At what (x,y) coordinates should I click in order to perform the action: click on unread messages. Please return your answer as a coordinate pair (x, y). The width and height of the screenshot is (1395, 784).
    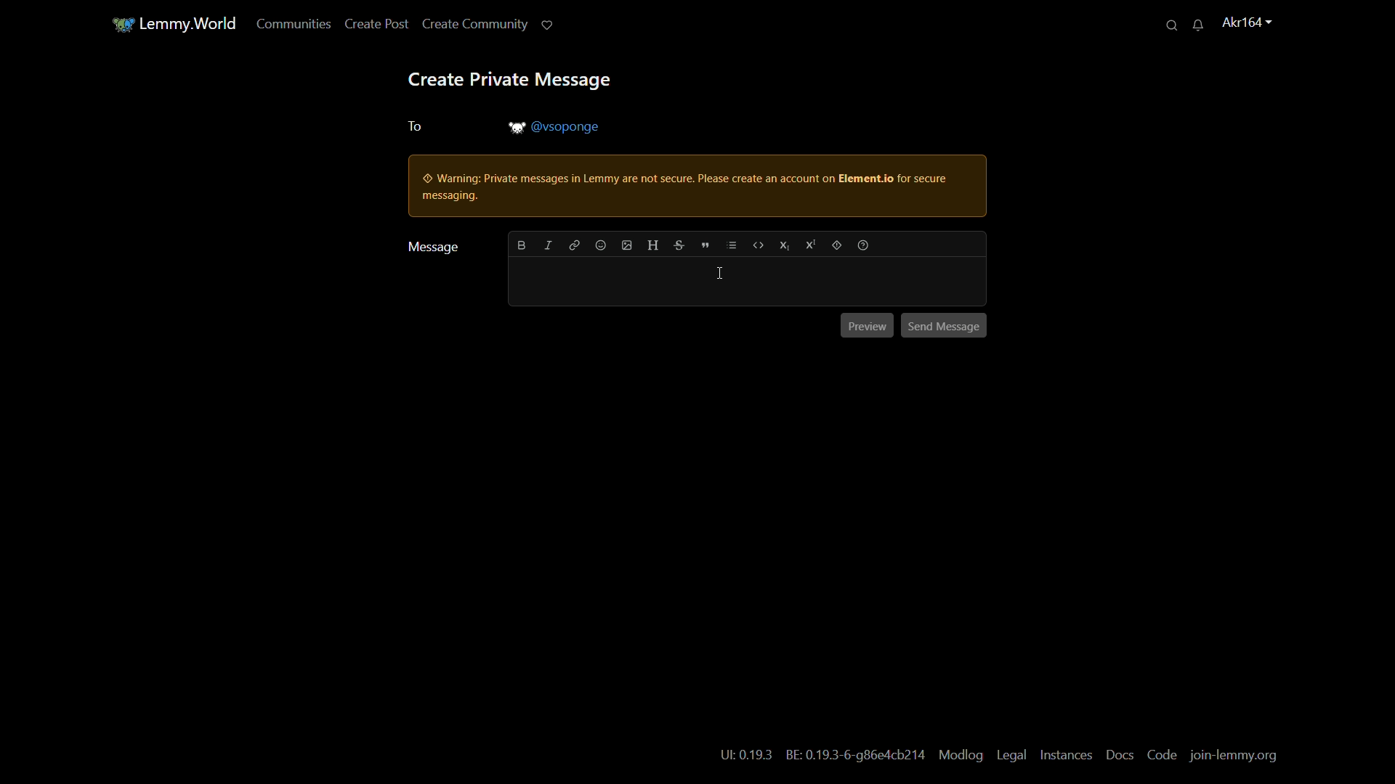
    Looking at the image, I should click on (1192, 24).